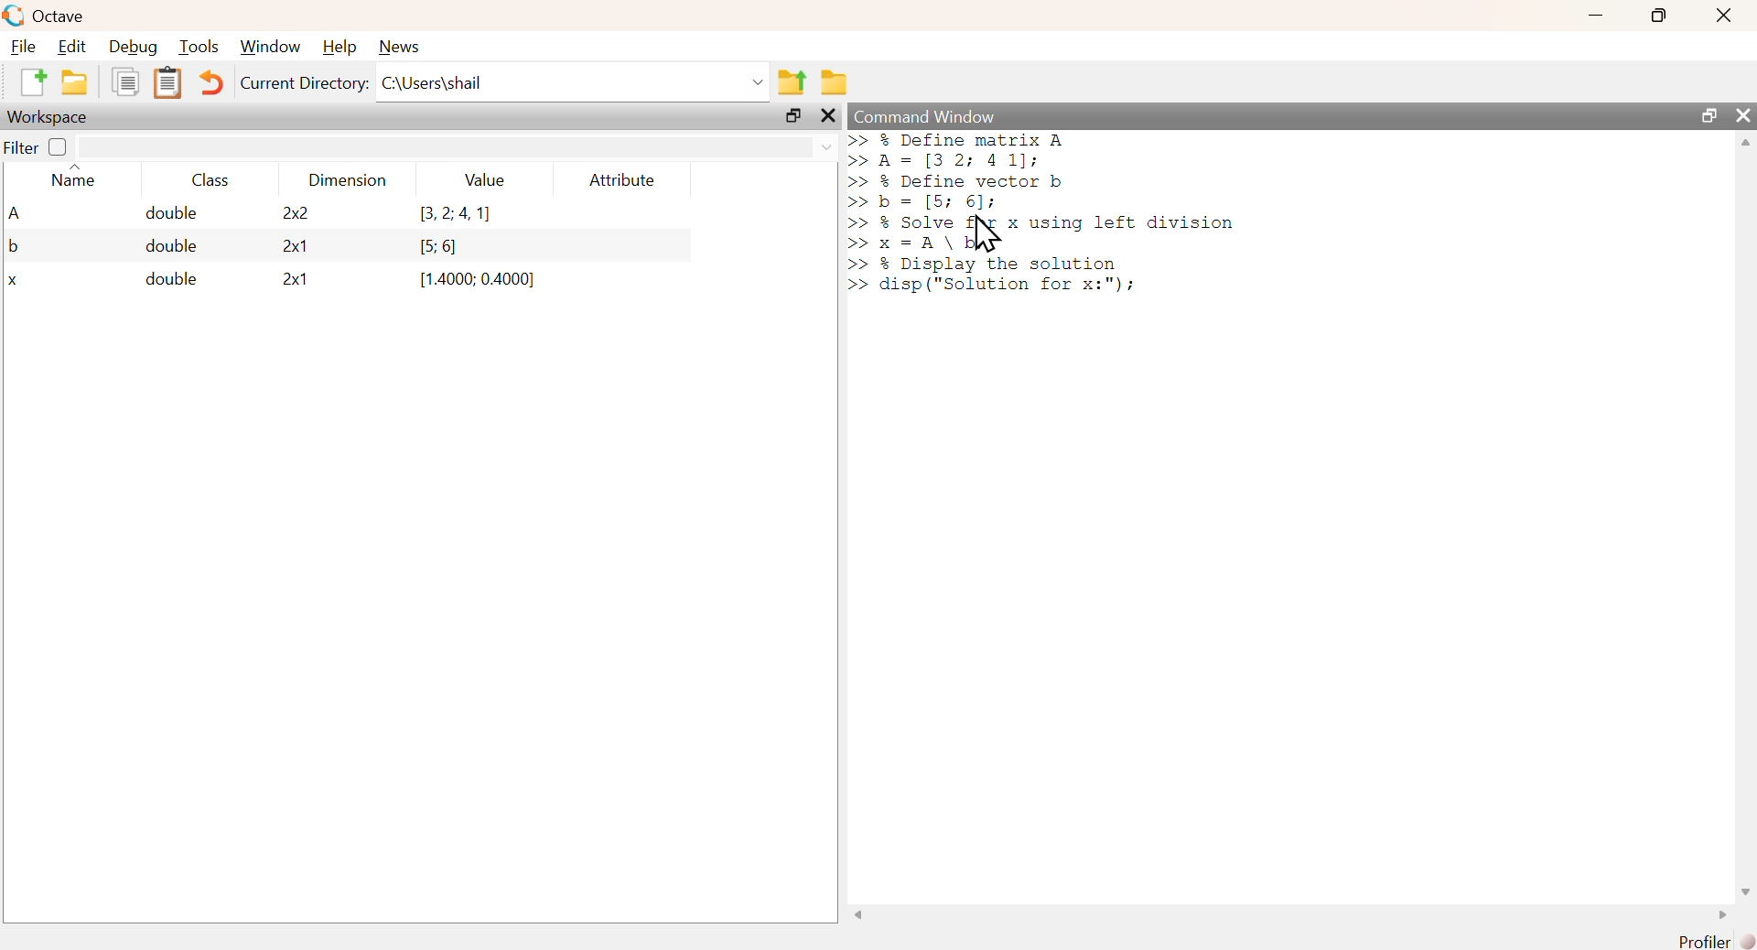  I want to click on one directory up, so click(794, 82).